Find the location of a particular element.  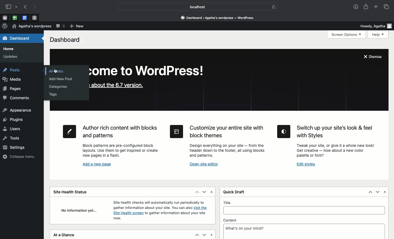

visit the is located at coordinates (202, 208).